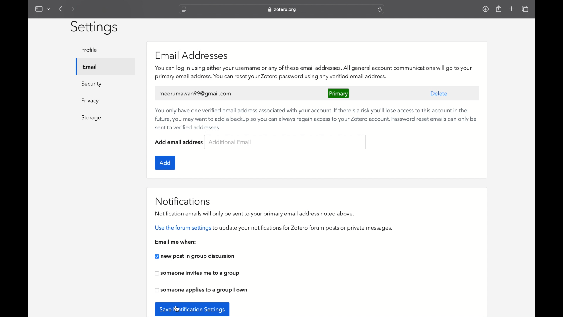 The width and height of the screenshot is (563, 317). I want to click on someone invites me to a group, so click(198, 274).